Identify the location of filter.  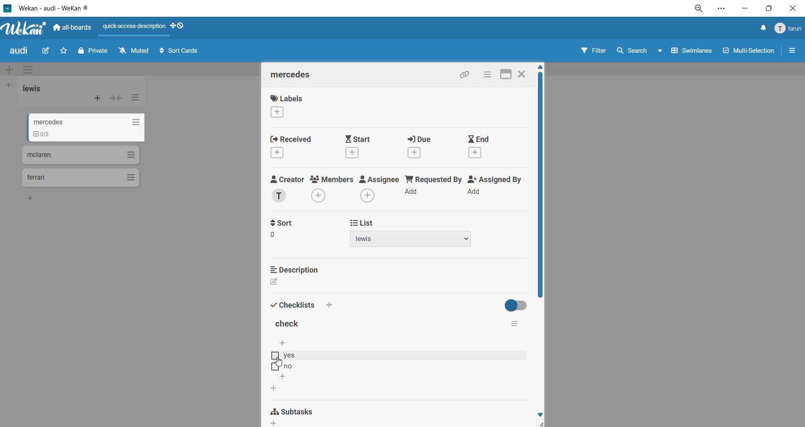
(594, 51).